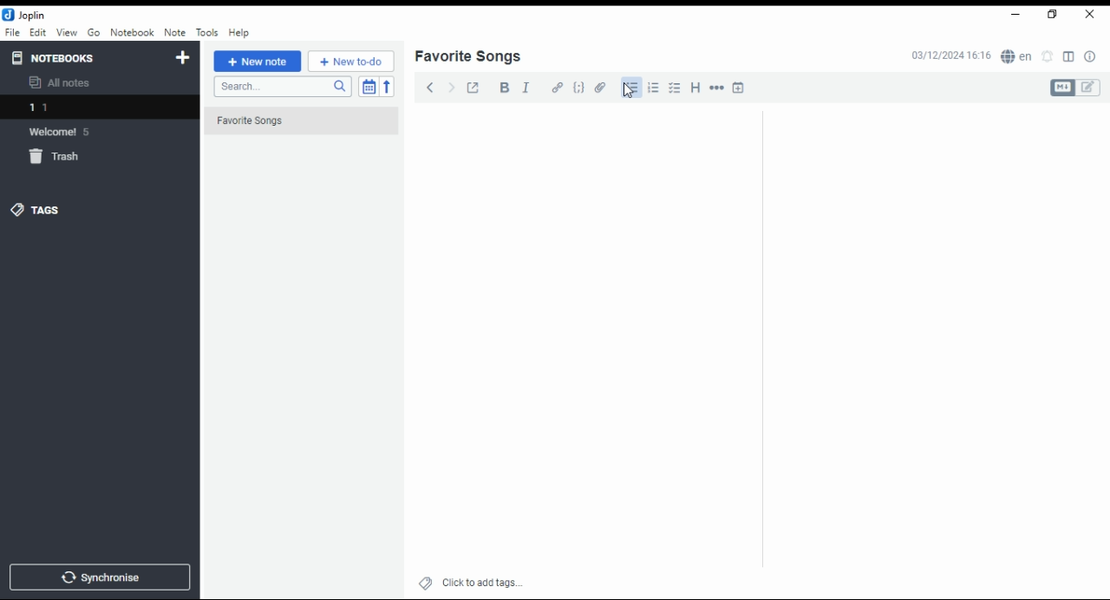 This screenshot has width=1110, height=600. Describe the element at coordinates (292, 121) in the screenshot. I see `Favorite Songs` at that location.